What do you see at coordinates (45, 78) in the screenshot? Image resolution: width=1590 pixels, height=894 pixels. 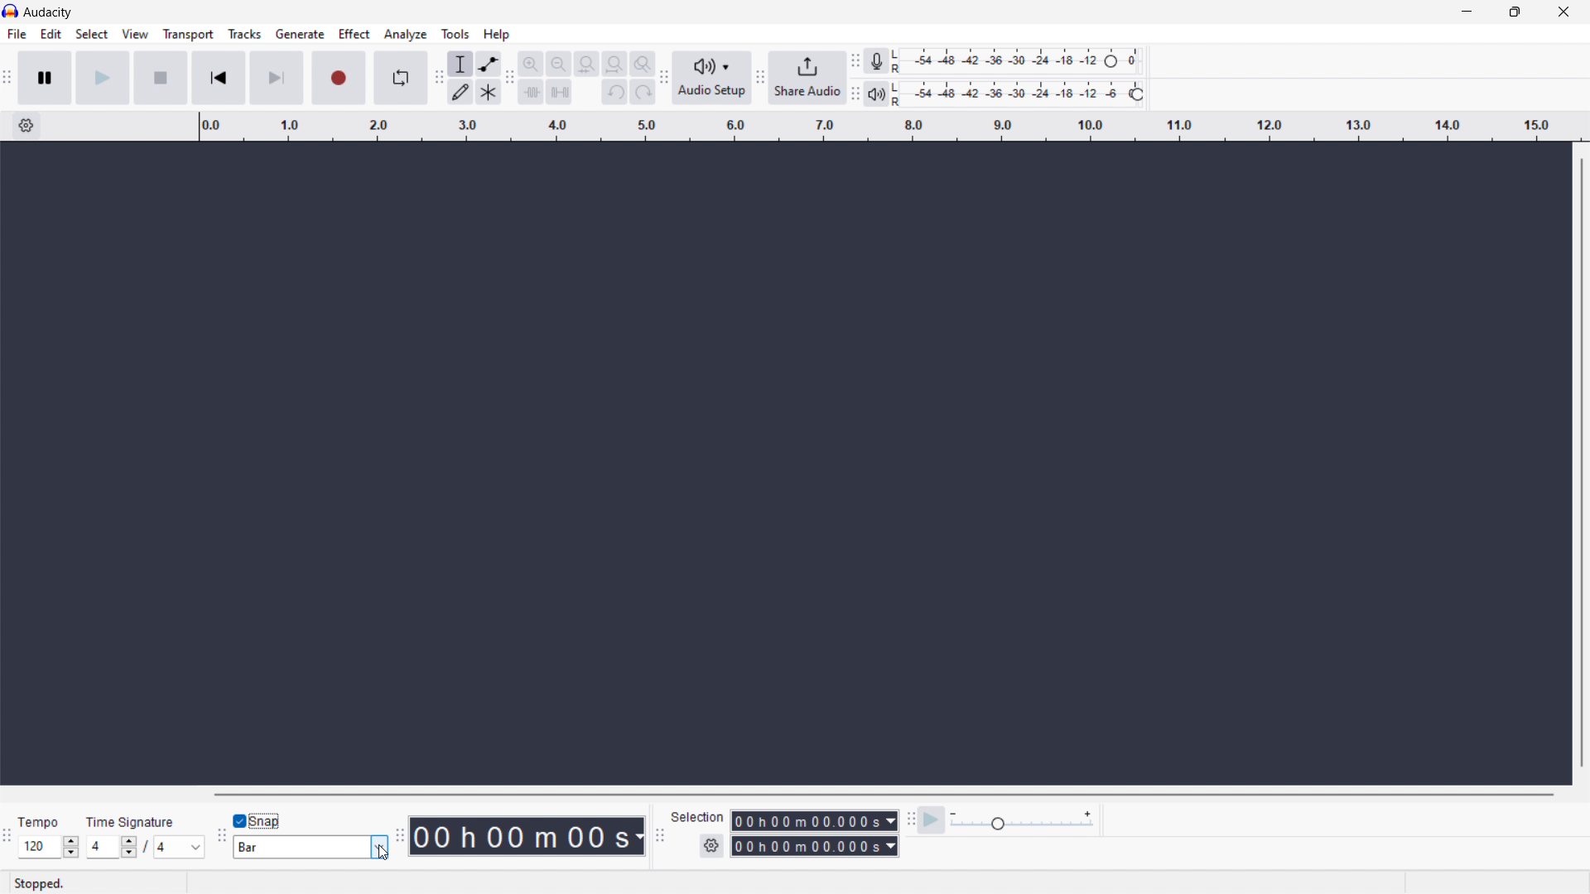 I see `pause` at bounding box center [45, 78].